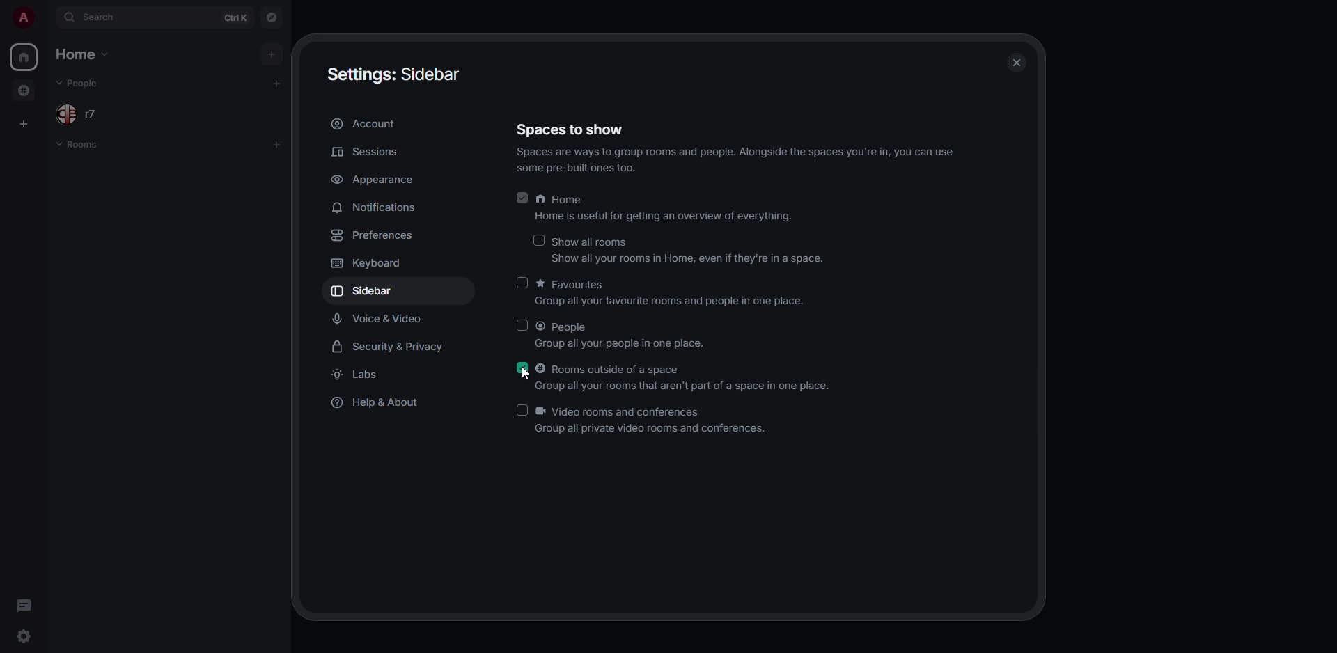 This screenshot has height=653, width=1337. Describe the element at coordinates (691, 251) in the screenshot. I see `show all rooms` at that location.